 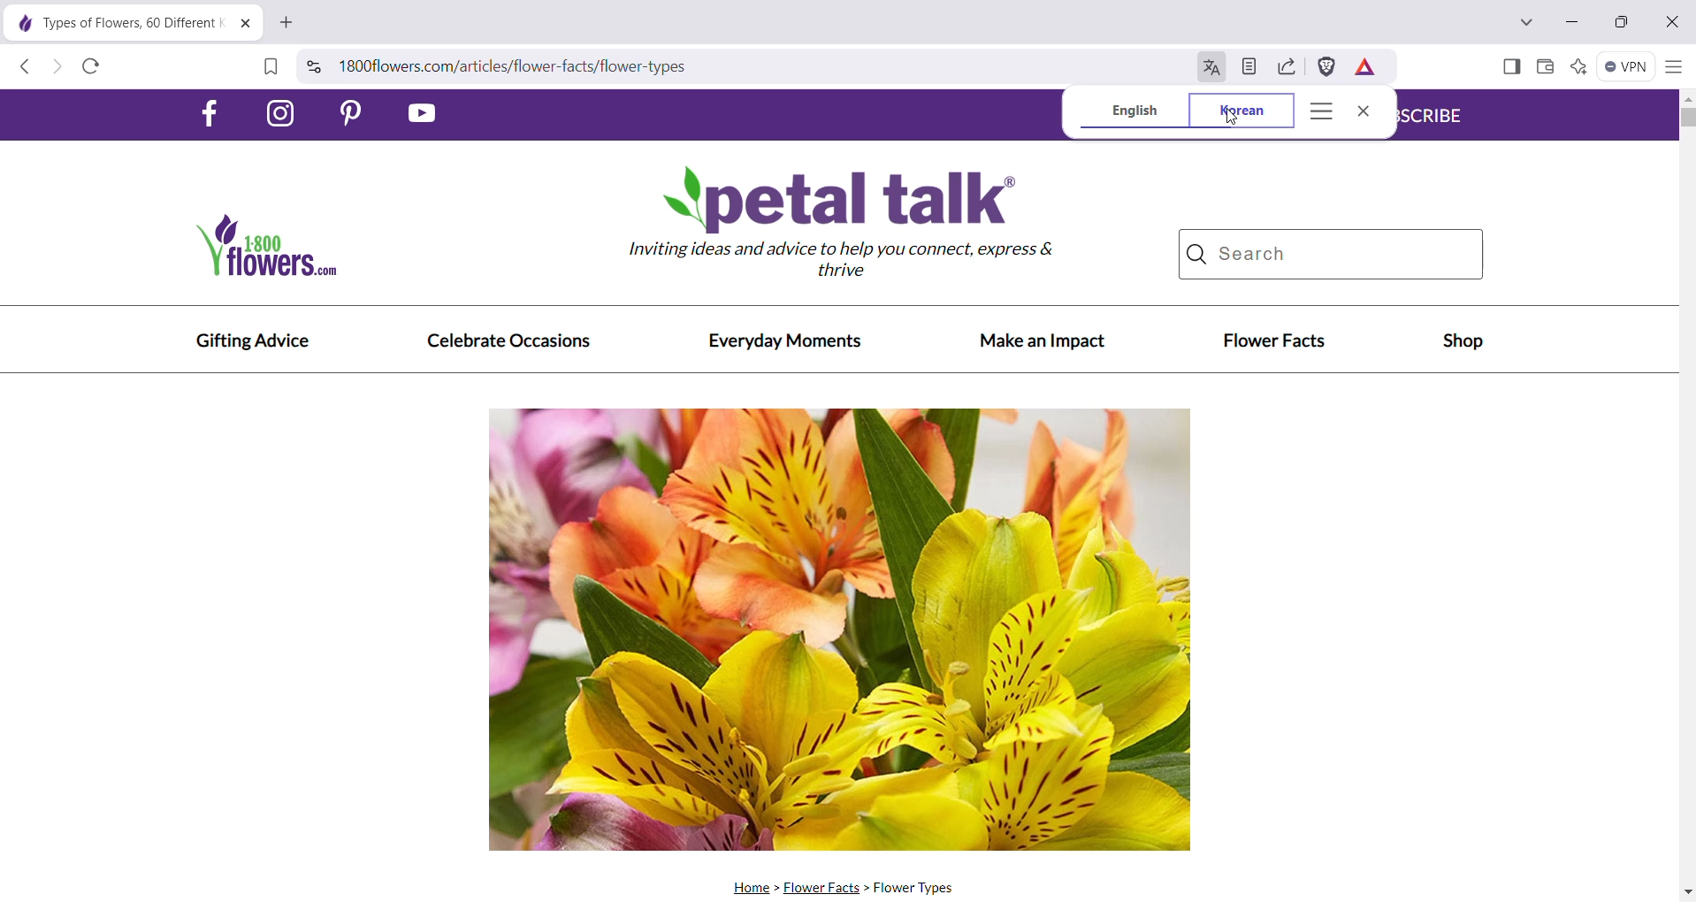 What do you see at coordinates (287, 22) in the screenshot?
I see `New Tab` at bounding box center [287, 22].